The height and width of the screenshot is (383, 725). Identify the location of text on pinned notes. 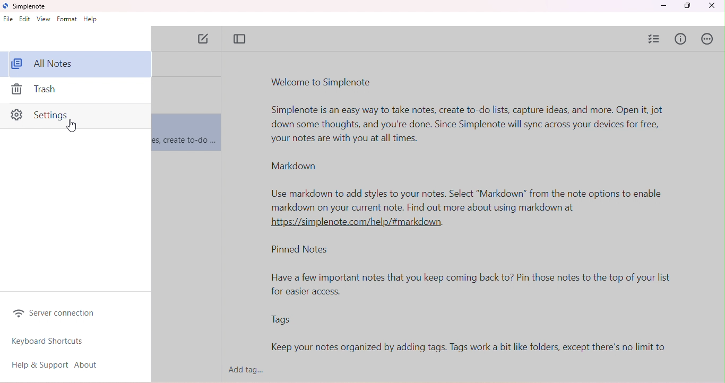
(477, 285).